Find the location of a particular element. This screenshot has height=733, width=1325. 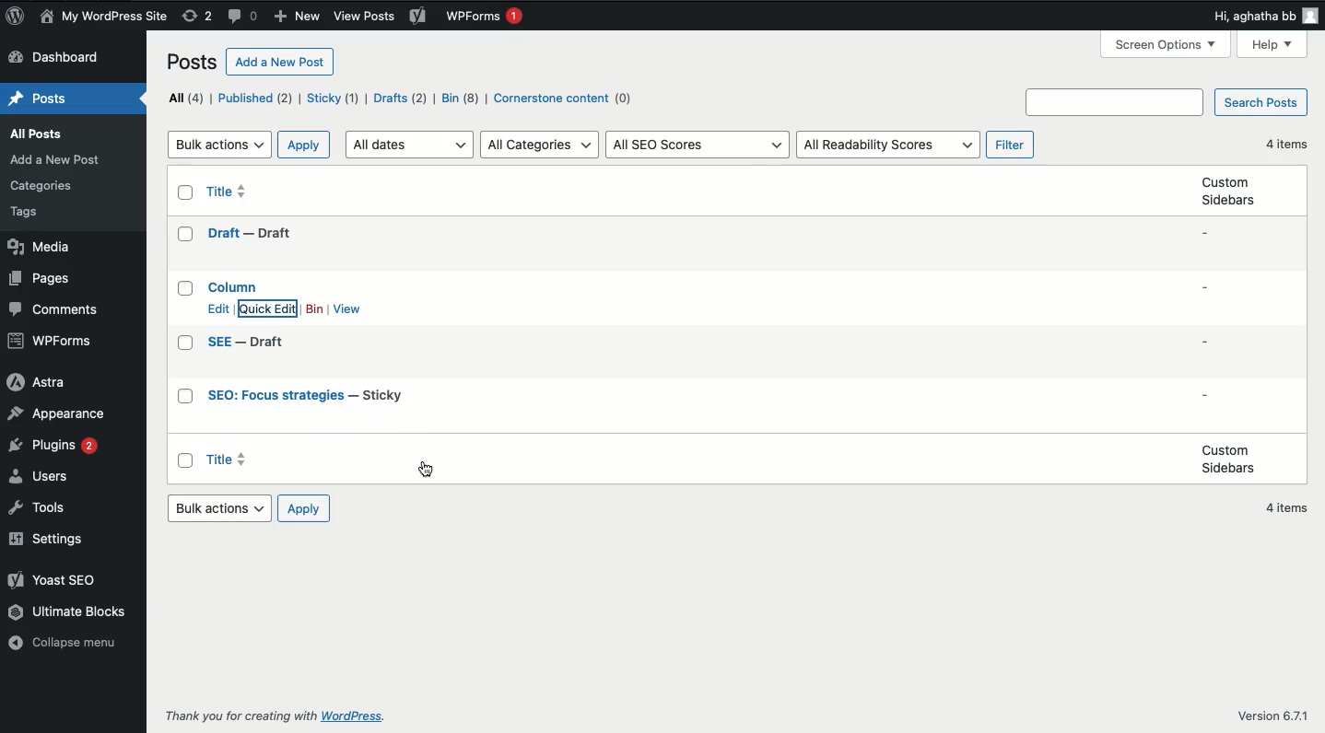

Bin is located at coordinates (461, 99).